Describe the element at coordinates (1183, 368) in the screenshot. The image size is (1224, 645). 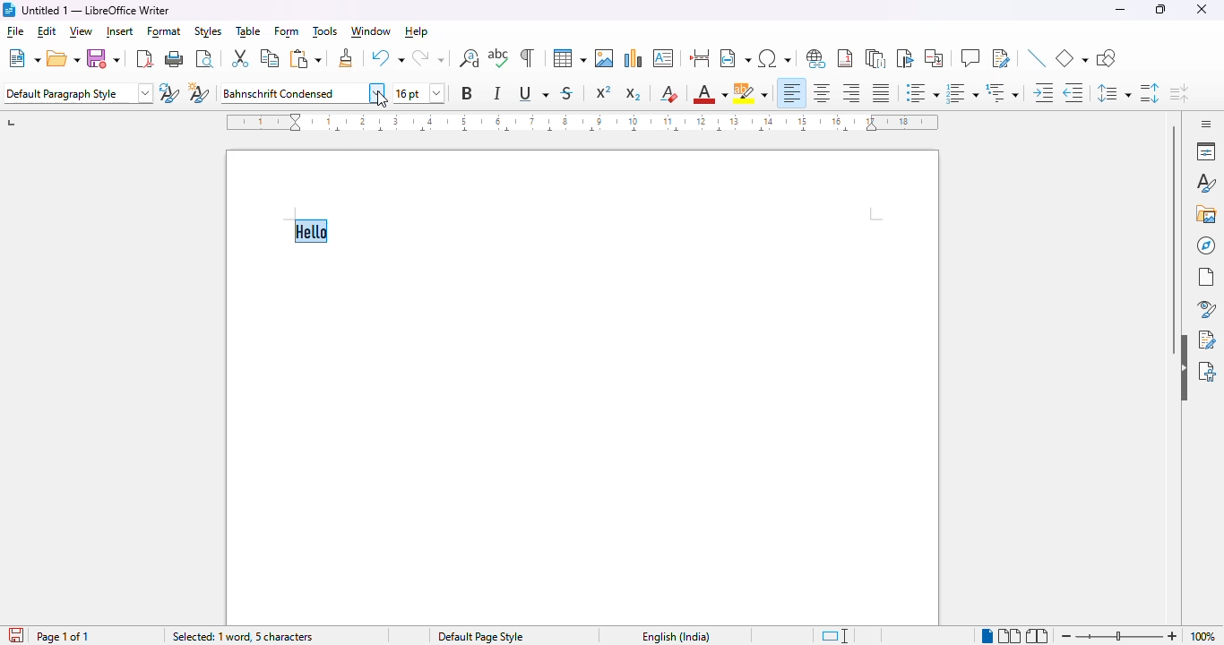
I see `hide` at that location.